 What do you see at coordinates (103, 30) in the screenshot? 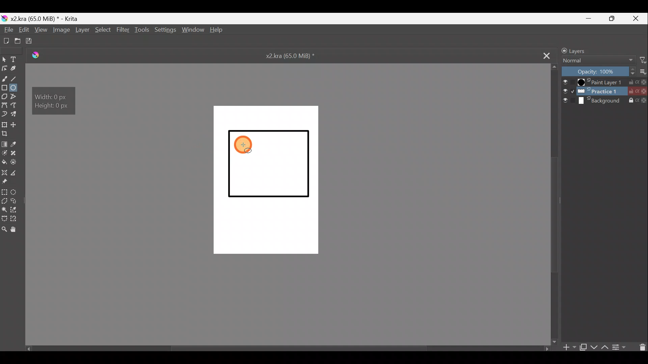
I see `Select` at bounding box center [103, 30].